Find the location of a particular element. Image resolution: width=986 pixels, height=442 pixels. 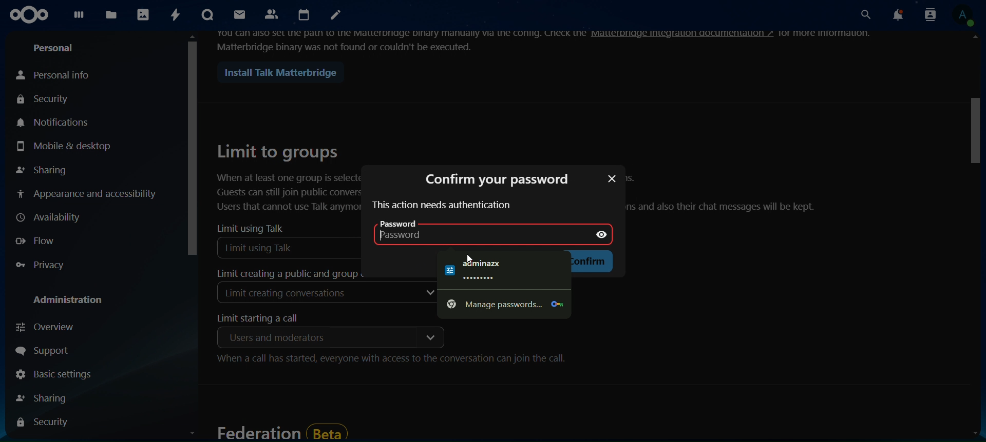

dropdown is located at coordinates (429, 337).